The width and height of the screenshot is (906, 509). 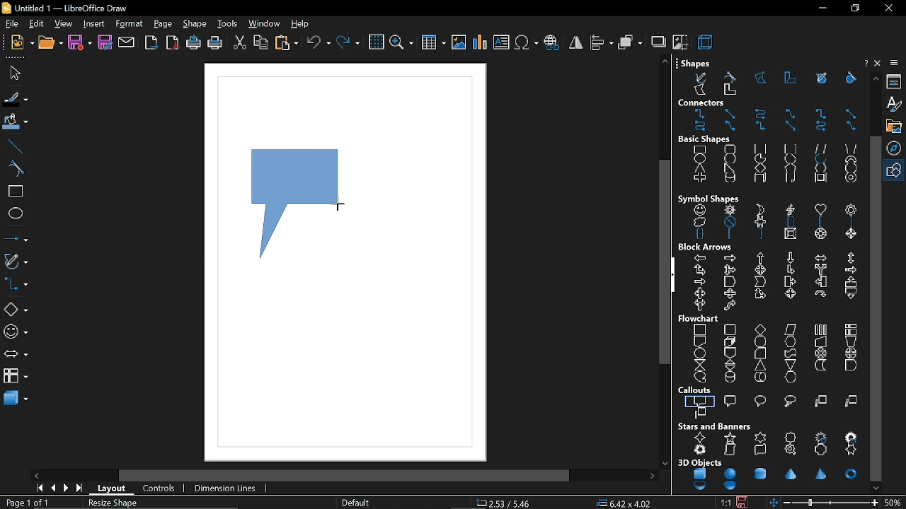 I want to click on ellipse, so click(x=14, y=213).